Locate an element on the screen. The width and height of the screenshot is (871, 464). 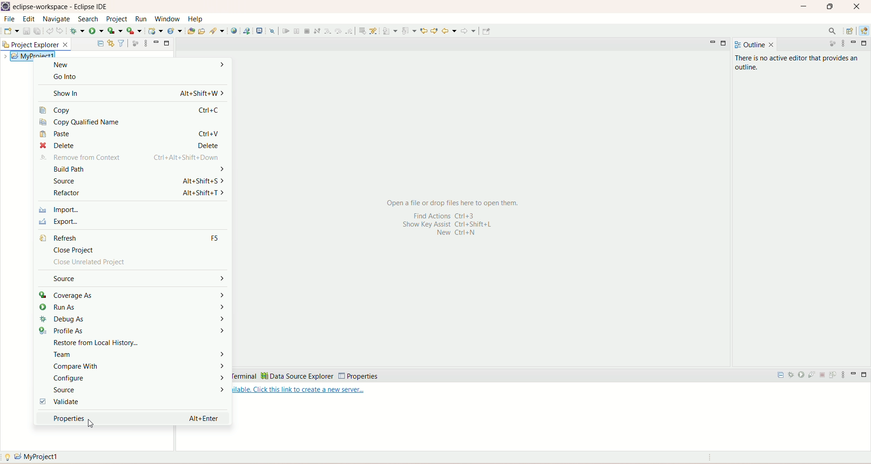
open a file or drop files here to open them is located at coordinates (452, 202).